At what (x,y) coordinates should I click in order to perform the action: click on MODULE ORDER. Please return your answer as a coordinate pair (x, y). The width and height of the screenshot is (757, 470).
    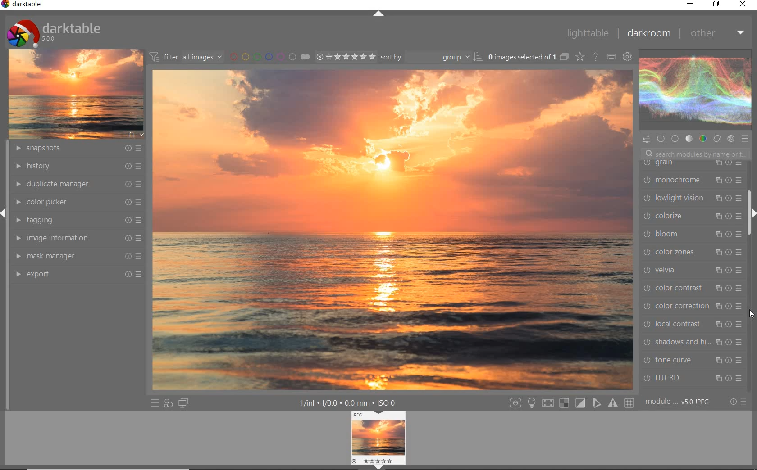
    Looking at the image, I should click on (679, 402).